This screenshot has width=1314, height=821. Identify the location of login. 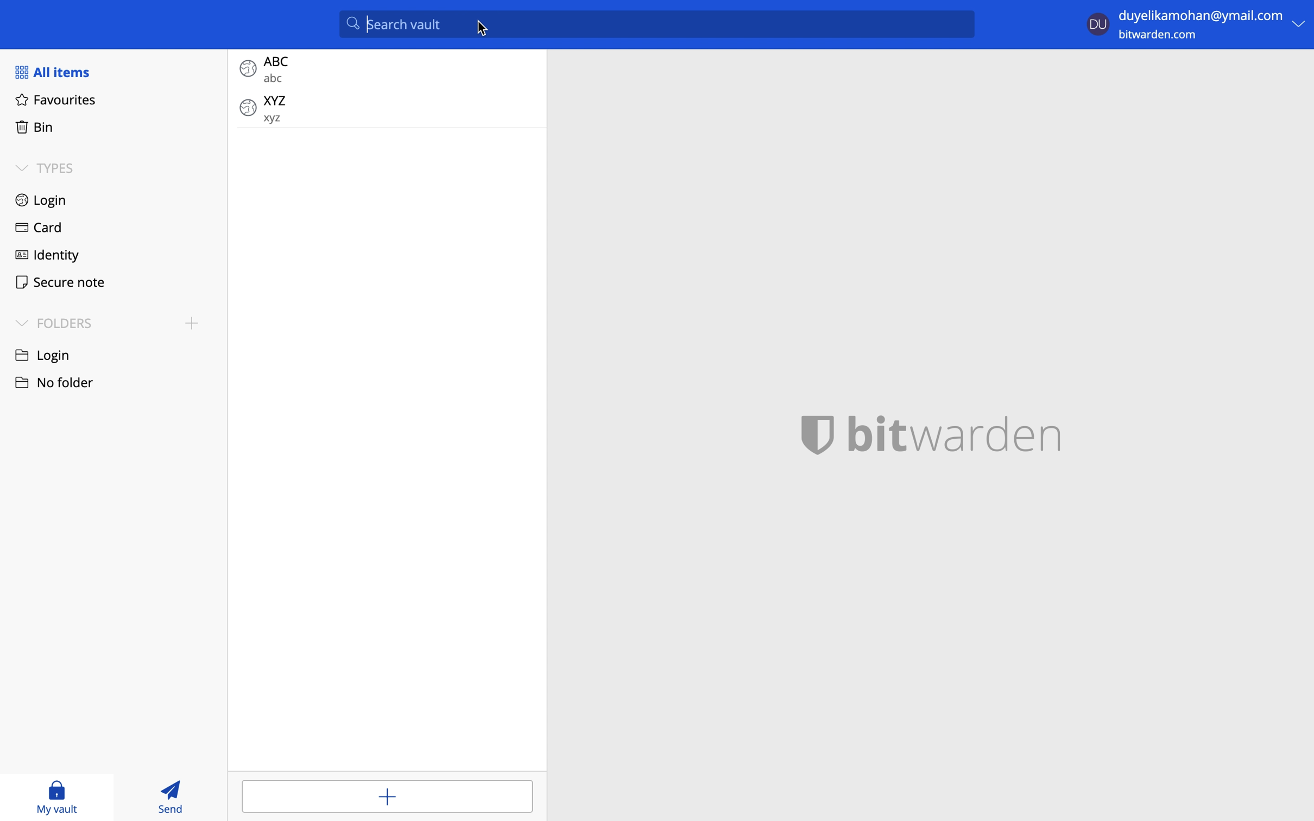
(42, 200).